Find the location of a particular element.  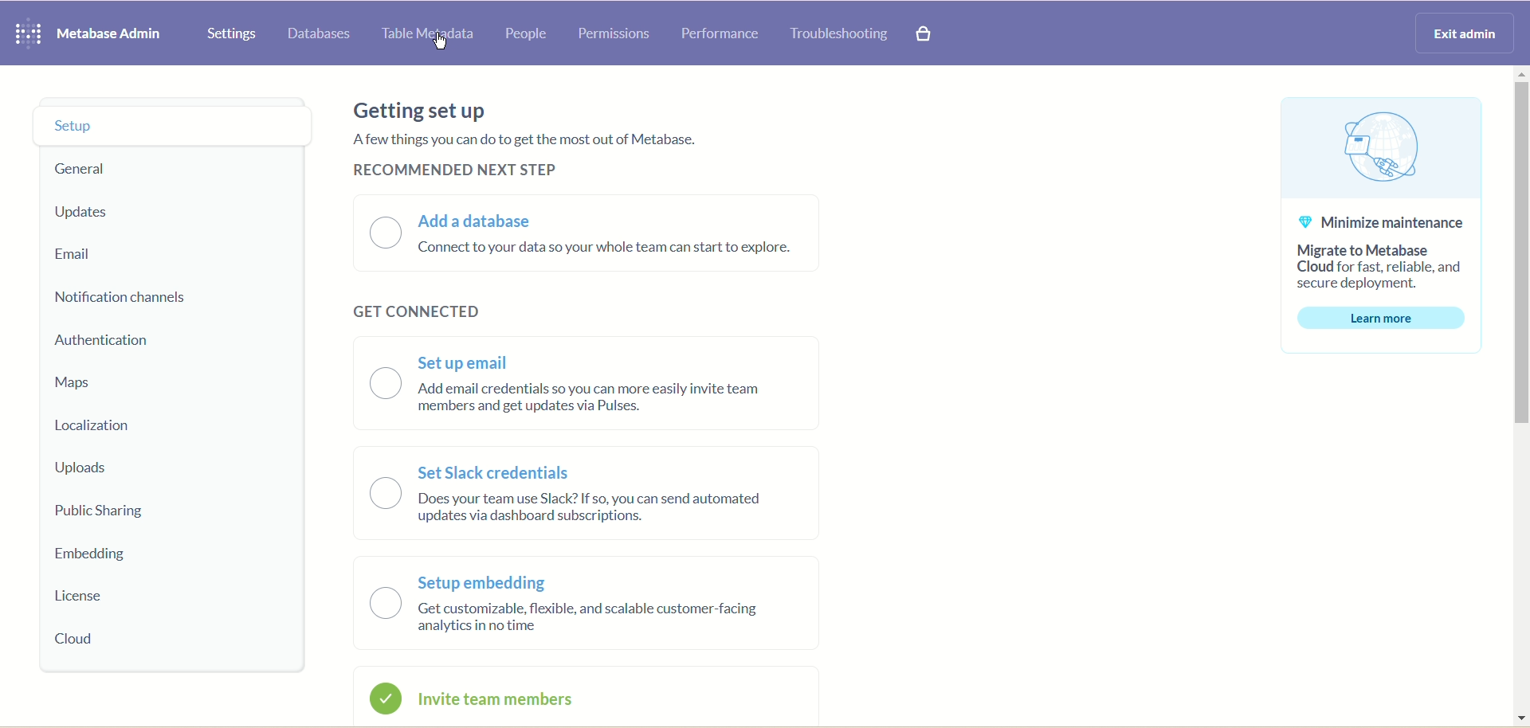

cursor is located at coordinates (443, 45).